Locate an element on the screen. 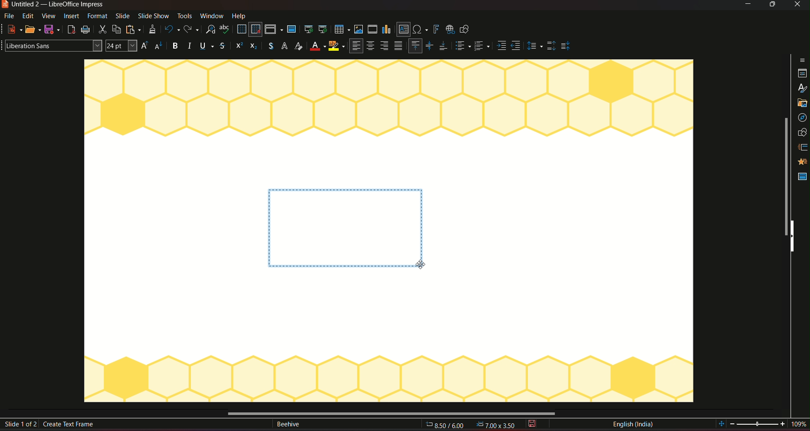  cursor location: 8.70/6.06 is located at coordinates (446, 426).